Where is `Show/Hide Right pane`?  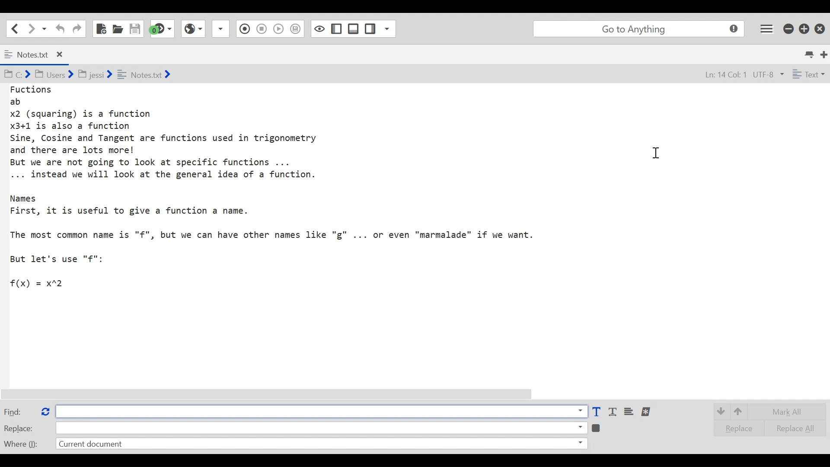
Show/Hide Right pane is located at coordinates (319, 28).